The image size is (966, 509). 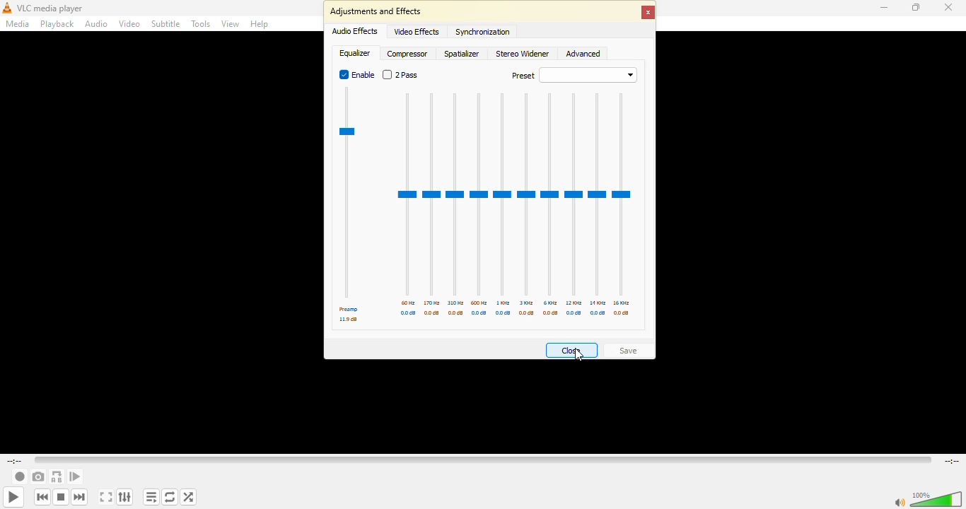 What do you see at coordinates (366, 75) in the screenshot?
I see `enable` at bounding box center [366, 75].